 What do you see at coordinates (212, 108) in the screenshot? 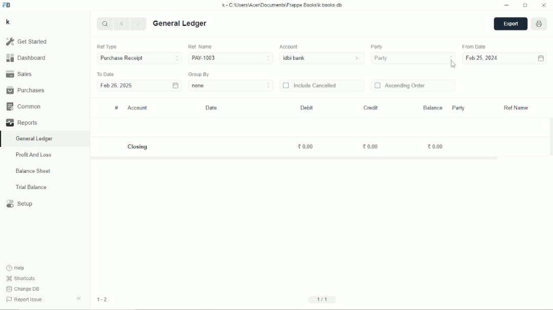
I see `Date` at bounding box center [212, 108].